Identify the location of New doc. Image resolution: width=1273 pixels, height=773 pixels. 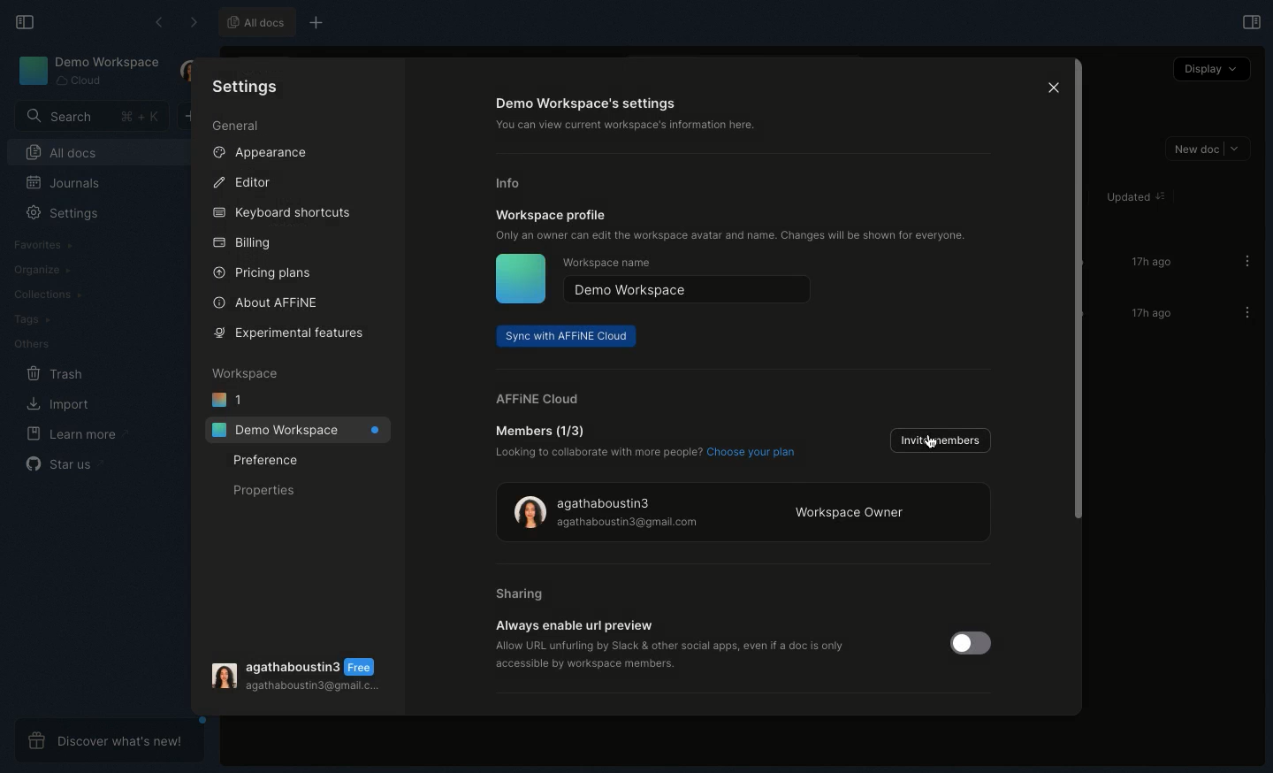
(1206, 149).